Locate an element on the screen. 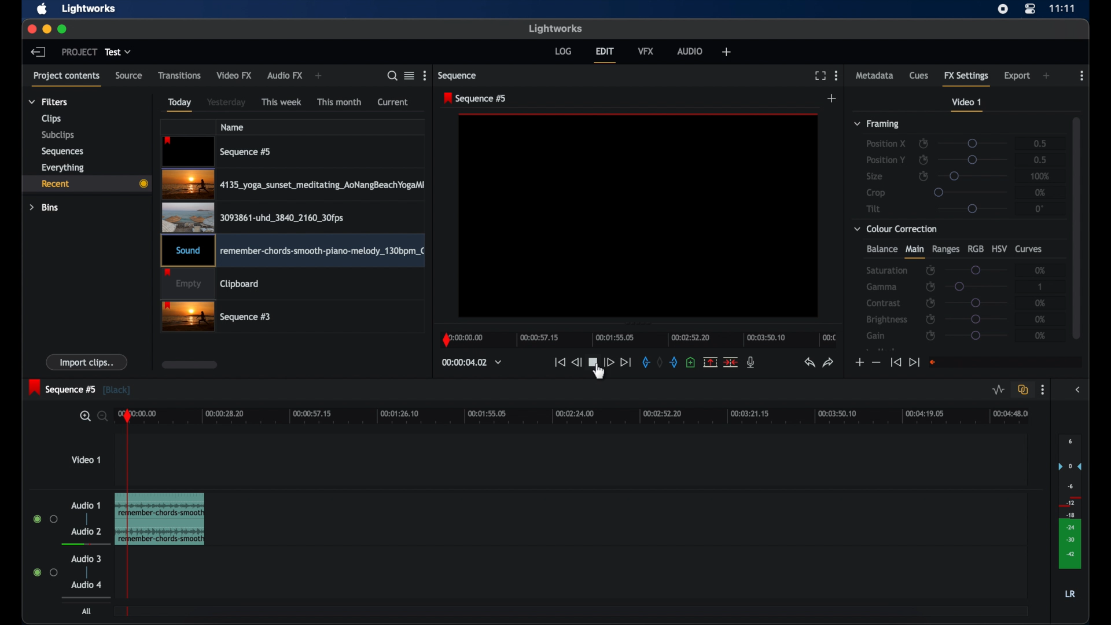  sequences is located at coordinates (63, 151).